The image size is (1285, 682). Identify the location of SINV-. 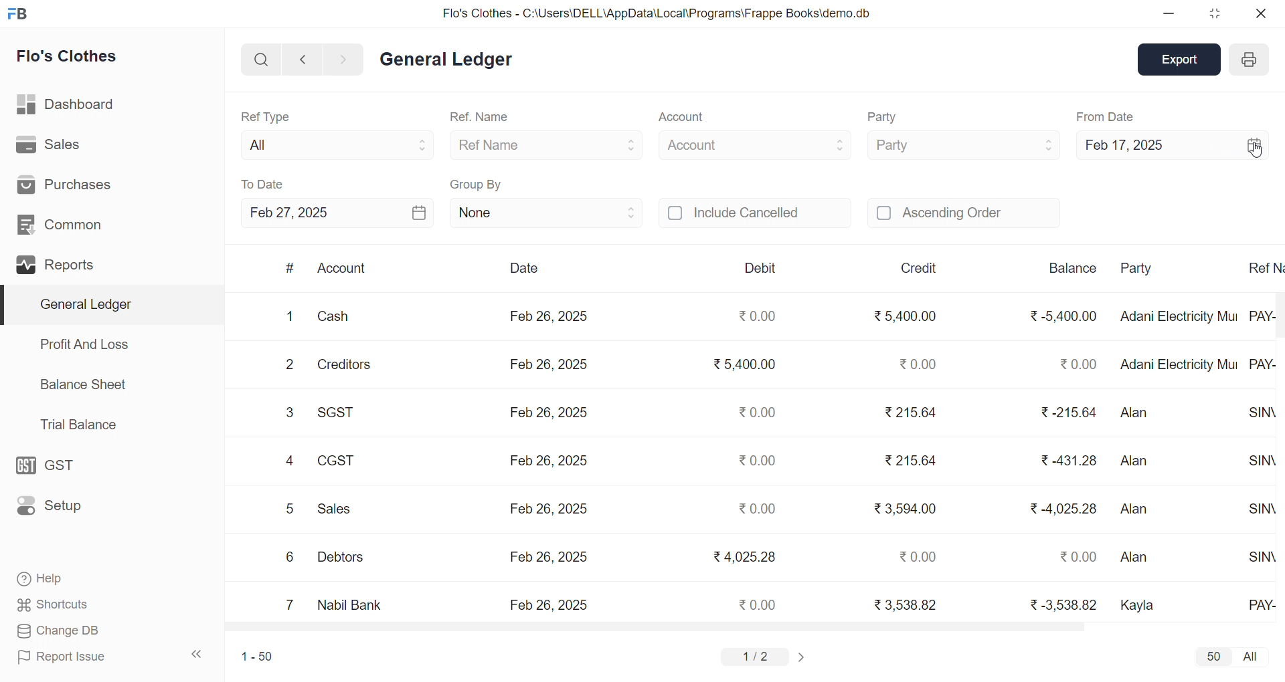
(1262, 460).